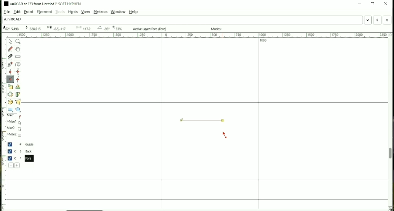  What do you see at coordinates (10, 64) in the screenshot?
I see `Add a point, then drag out its control points` at bounding box center [10, 64].